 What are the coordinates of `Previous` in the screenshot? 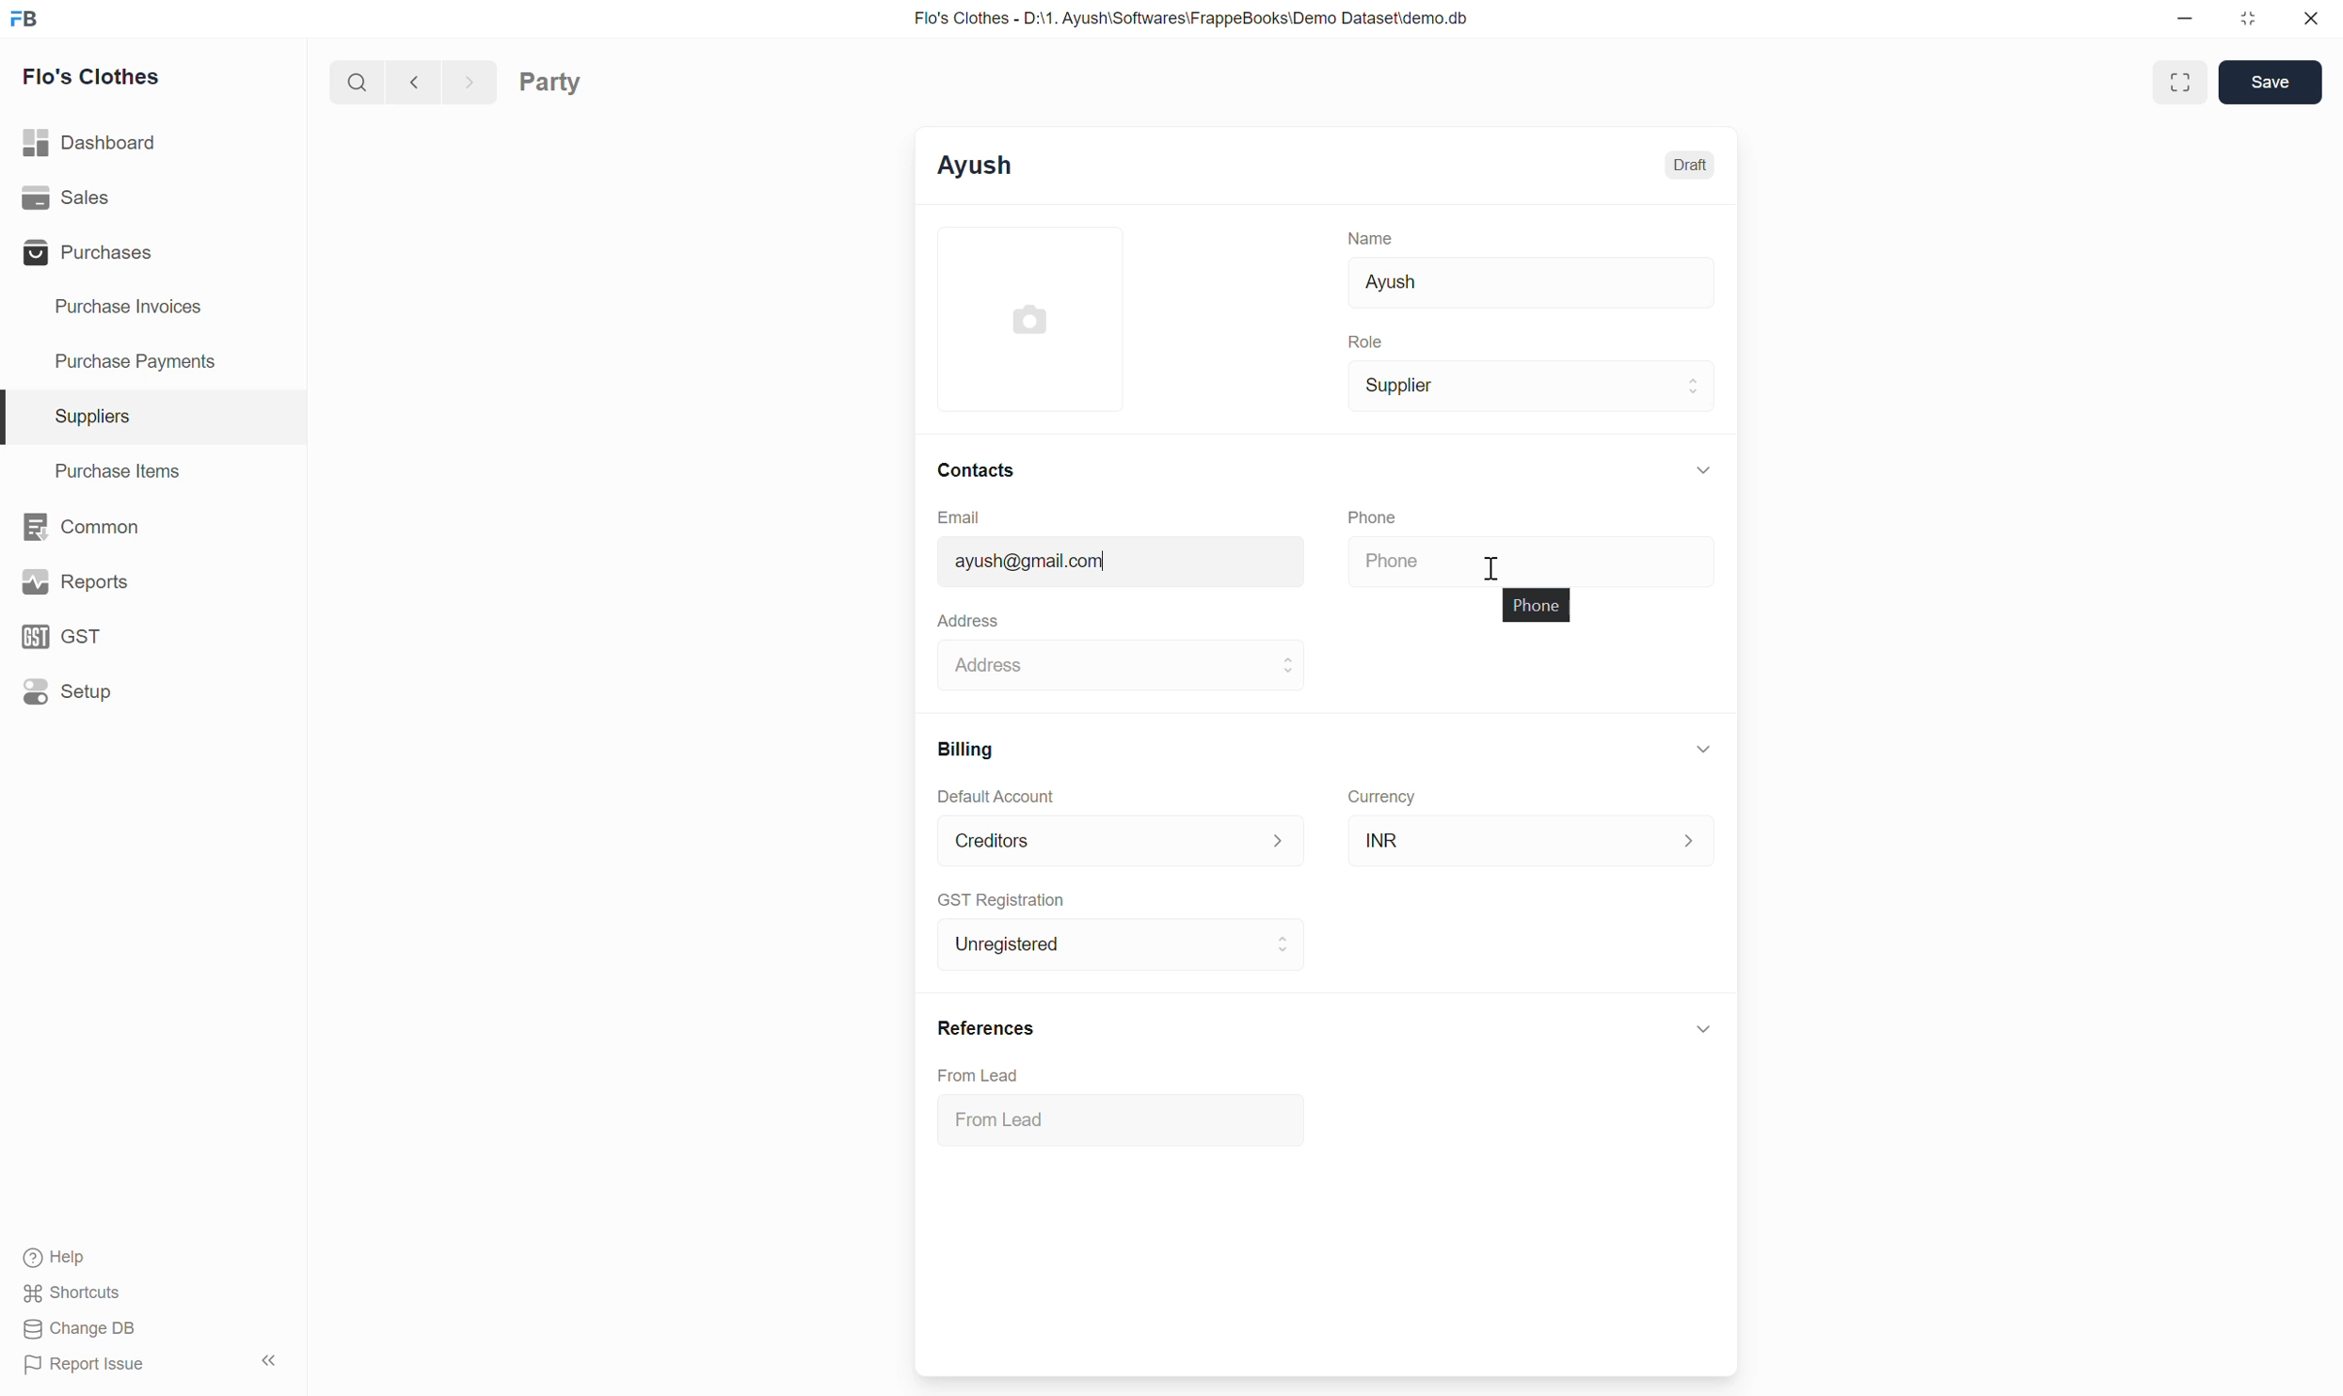 It's located at (414, 81).